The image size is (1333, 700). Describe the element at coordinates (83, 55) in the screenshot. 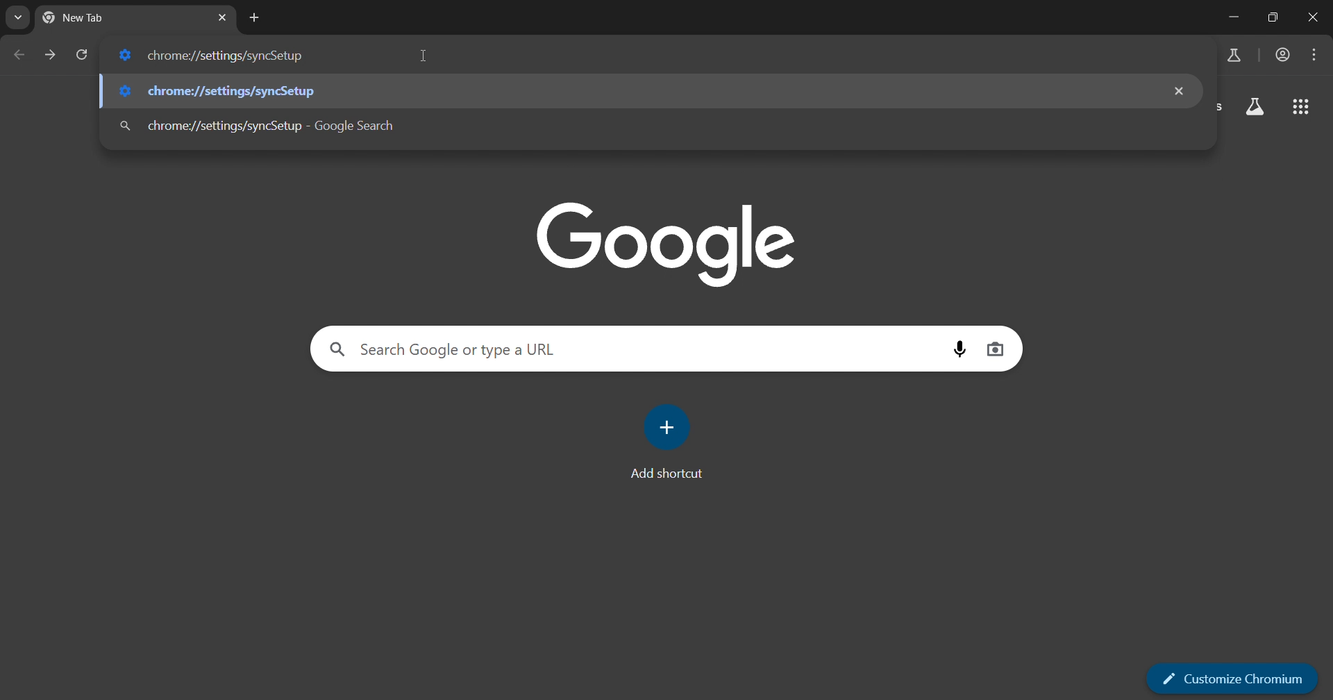

I see `reload page` at that location.